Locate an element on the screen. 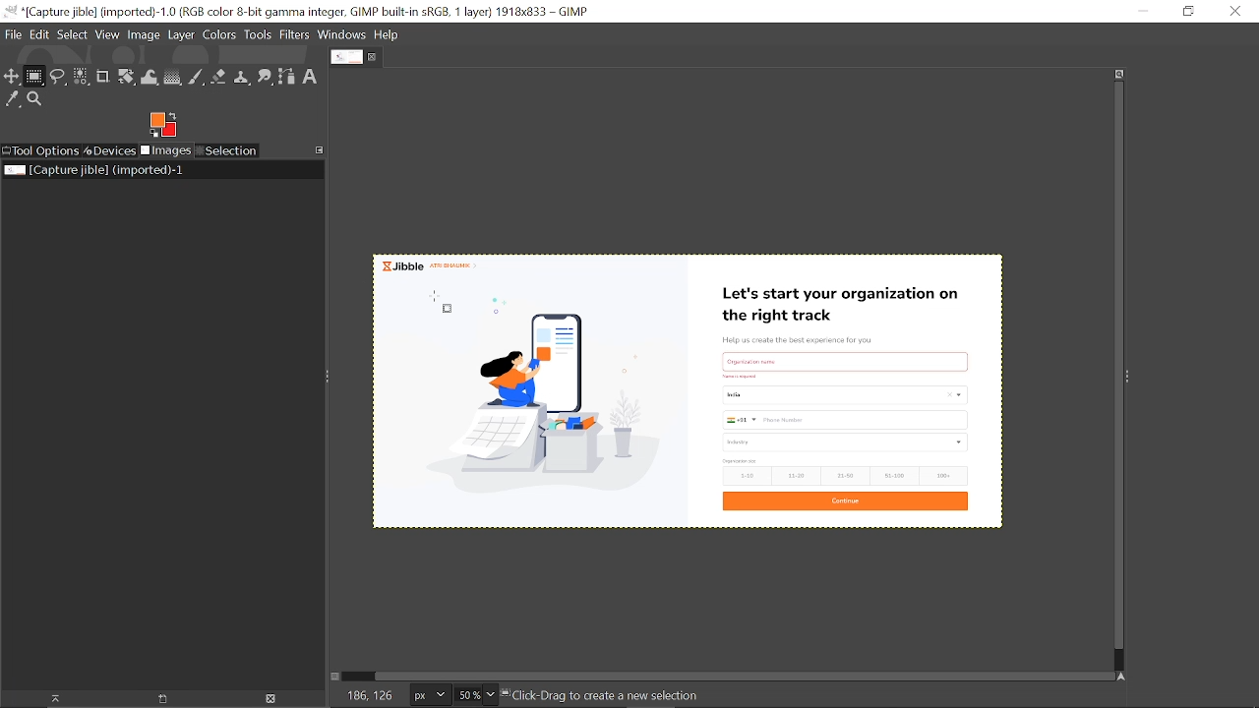  size is located at coordinates (740, 461).